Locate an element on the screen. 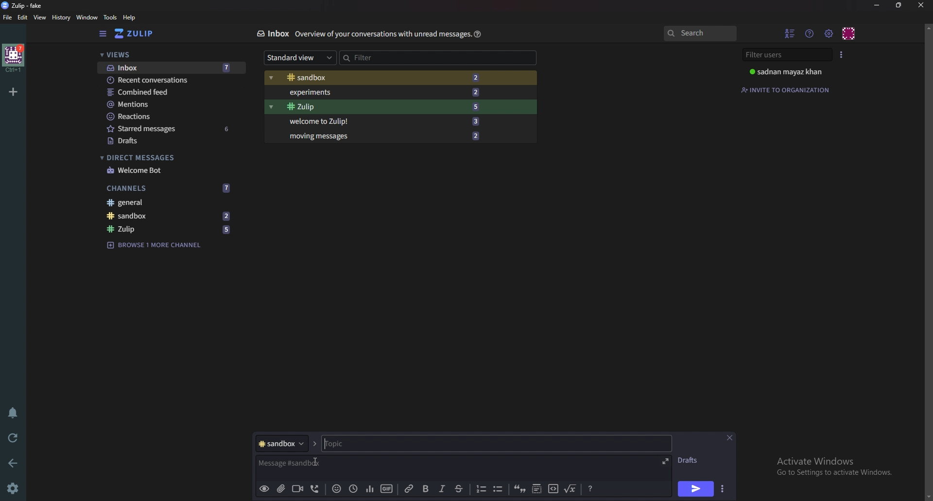 This screenshot has height=501, width=933. Sandbox is located at coordinates (379, 78).